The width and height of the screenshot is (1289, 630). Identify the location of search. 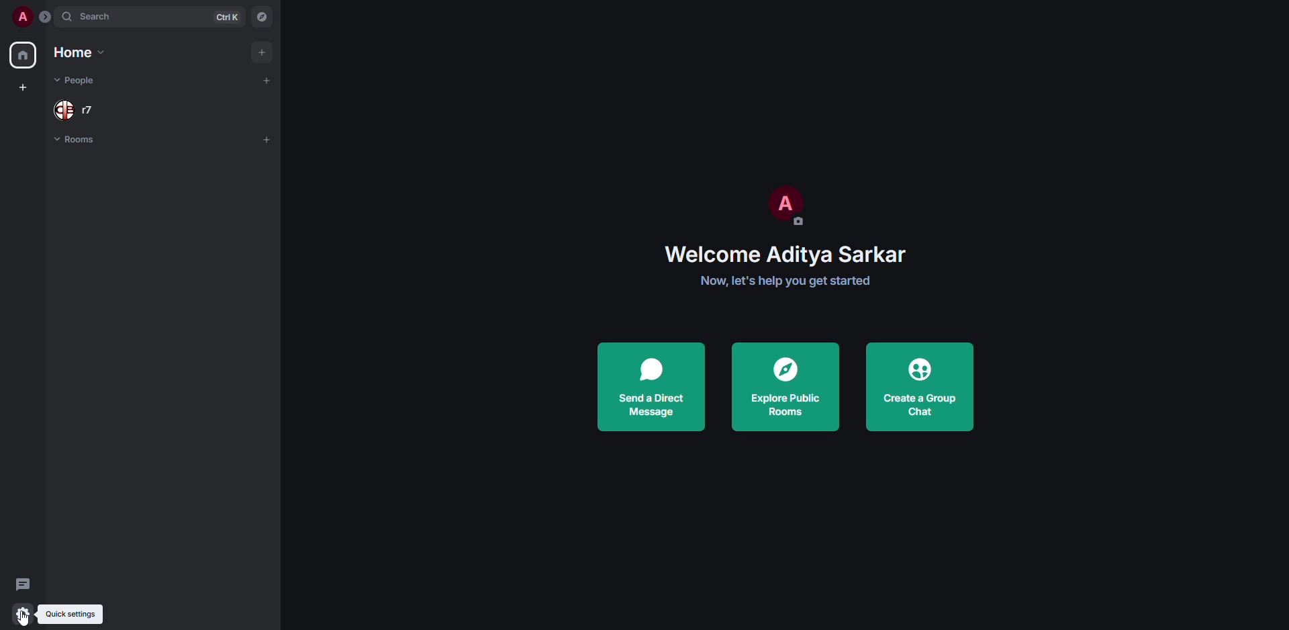
(98, 17).